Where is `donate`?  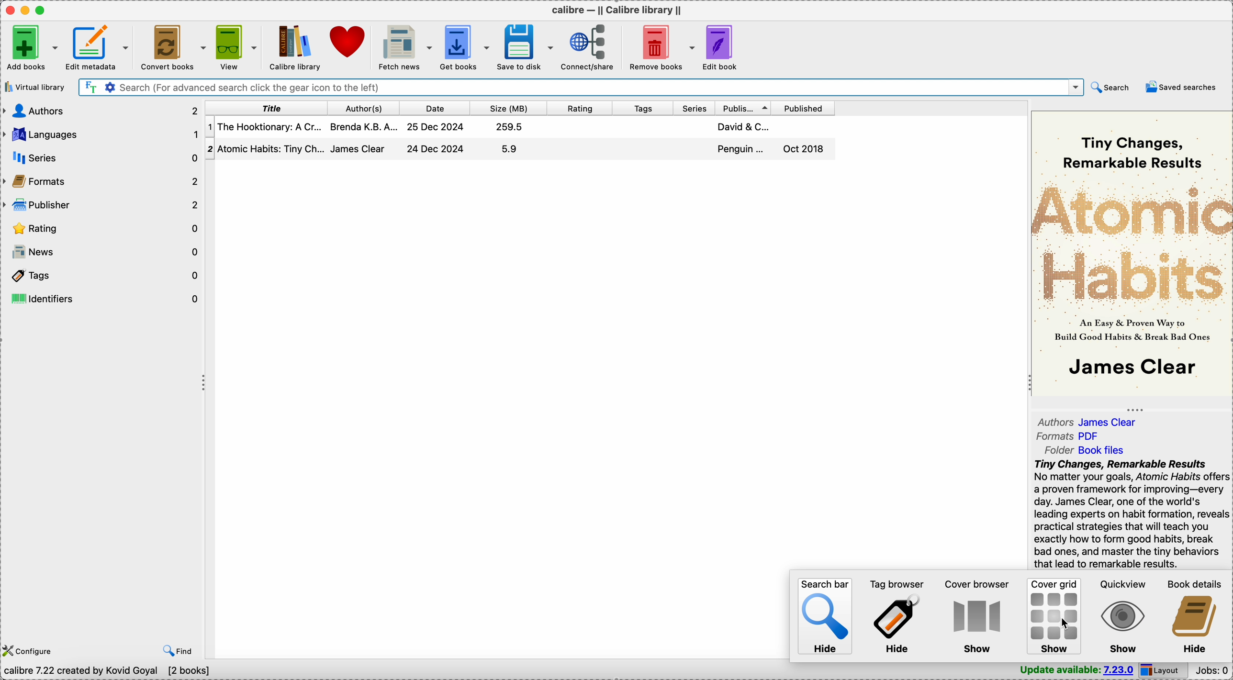 donate is located at coordinates (349, 41).